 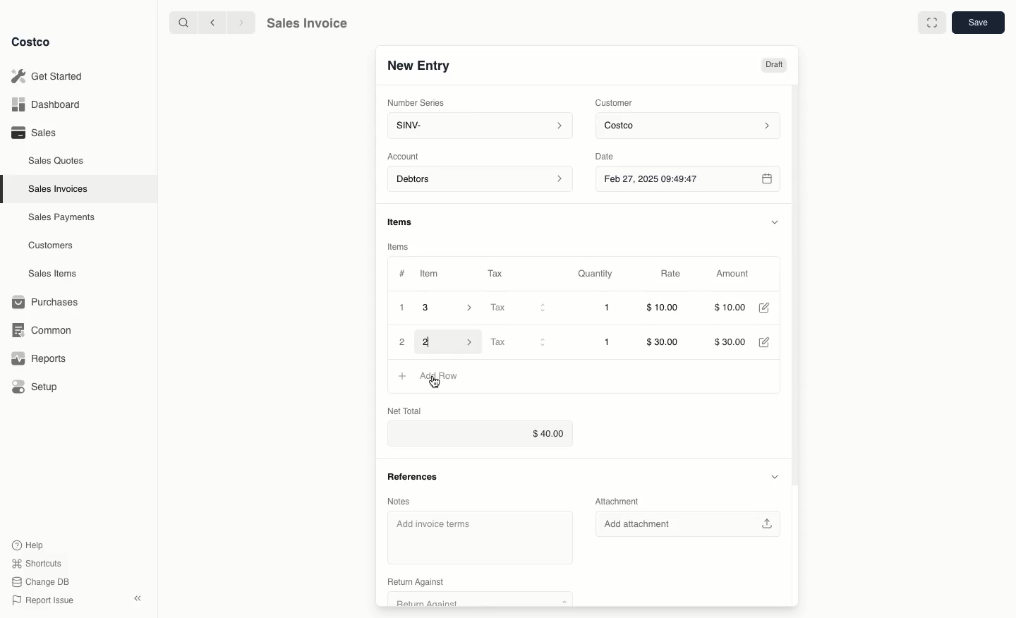 I want to click on Customers, so click(x=53, y=246).